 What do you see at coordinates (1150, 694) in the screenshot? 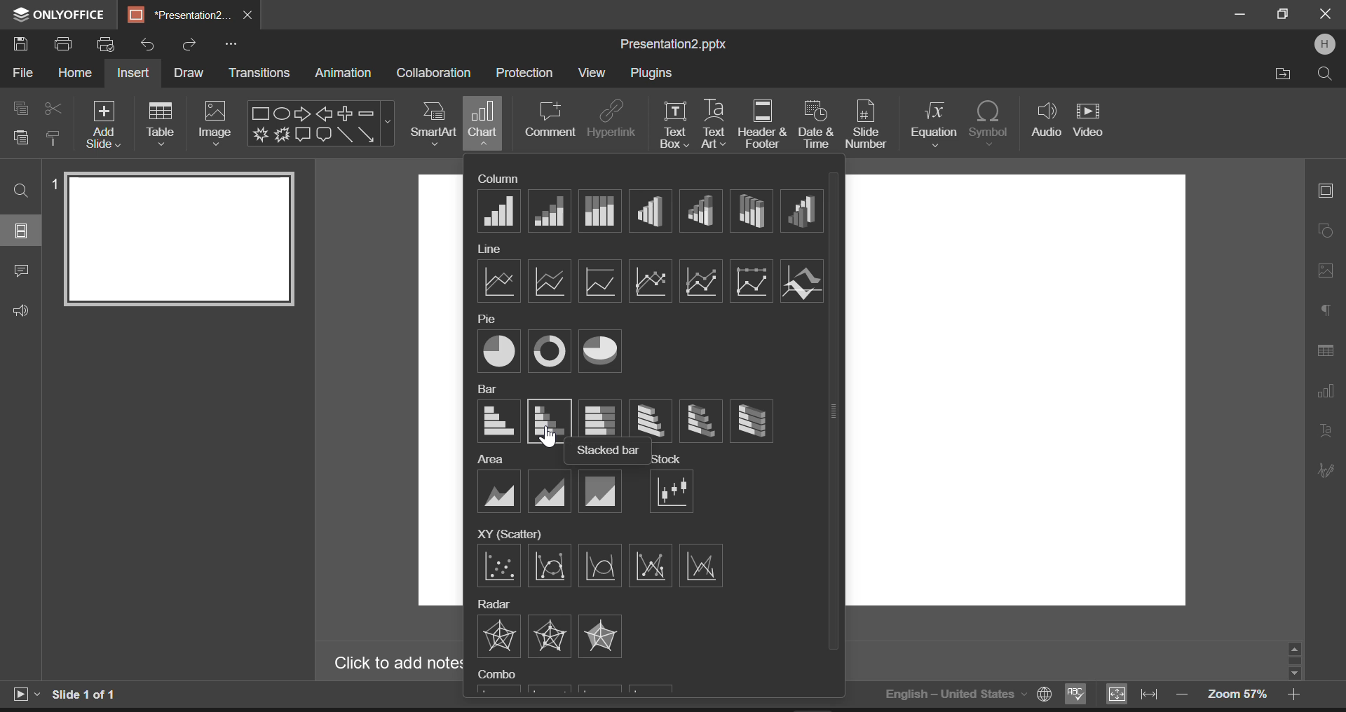
I see `Fit to width` at bounding box center [1150, 694].